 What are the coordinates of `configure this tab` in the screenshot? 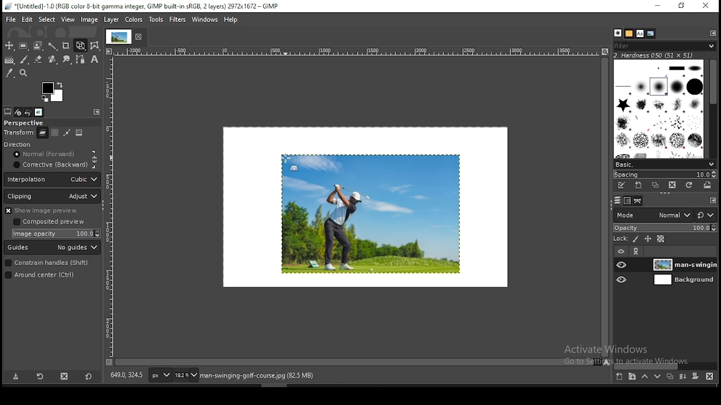 It's located at (711, 200).